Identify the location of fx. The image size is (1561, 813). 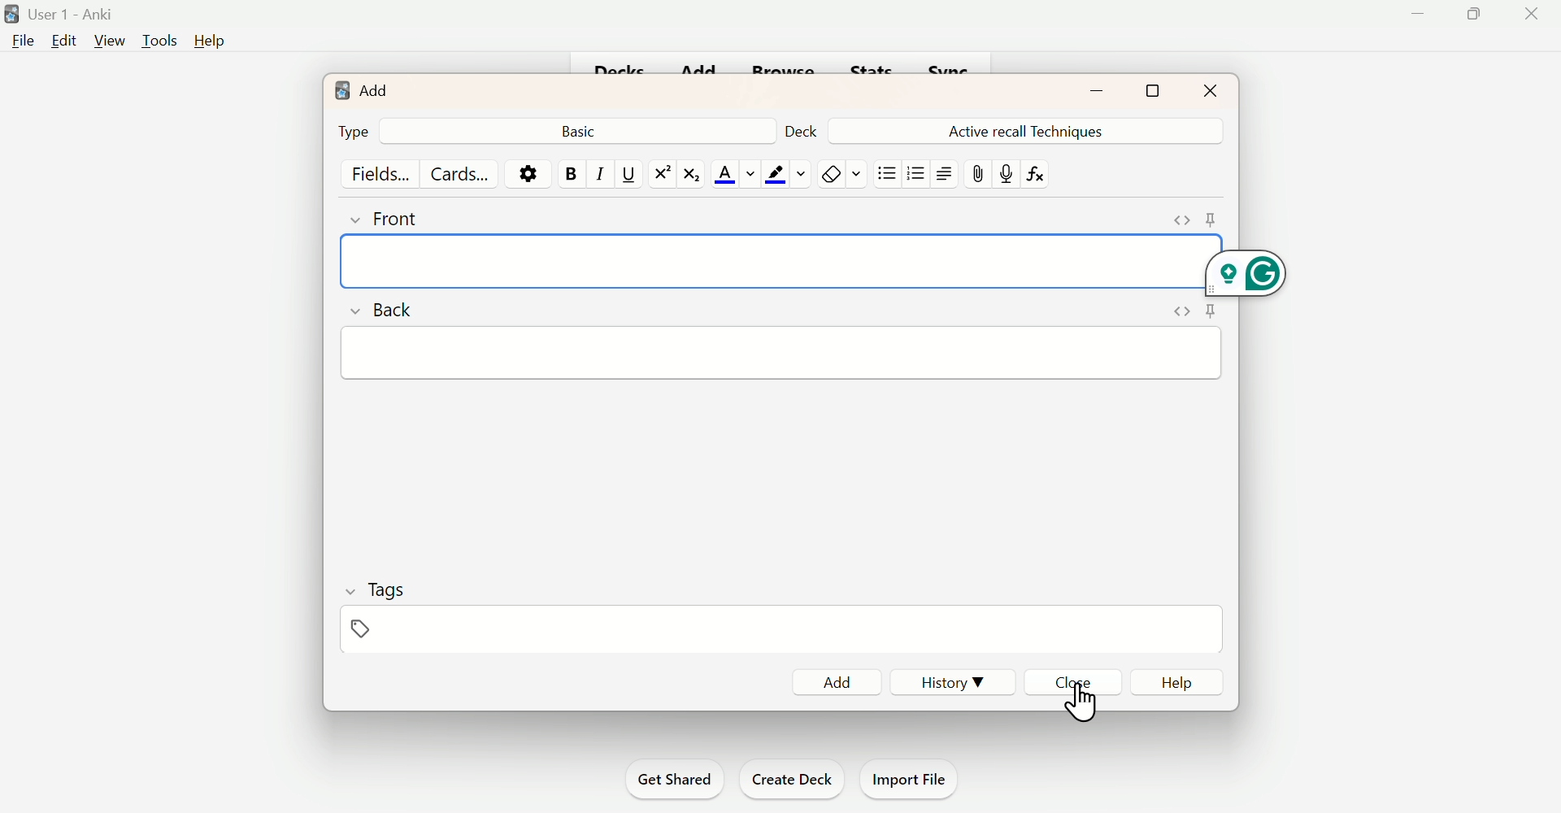
(1046, 180).